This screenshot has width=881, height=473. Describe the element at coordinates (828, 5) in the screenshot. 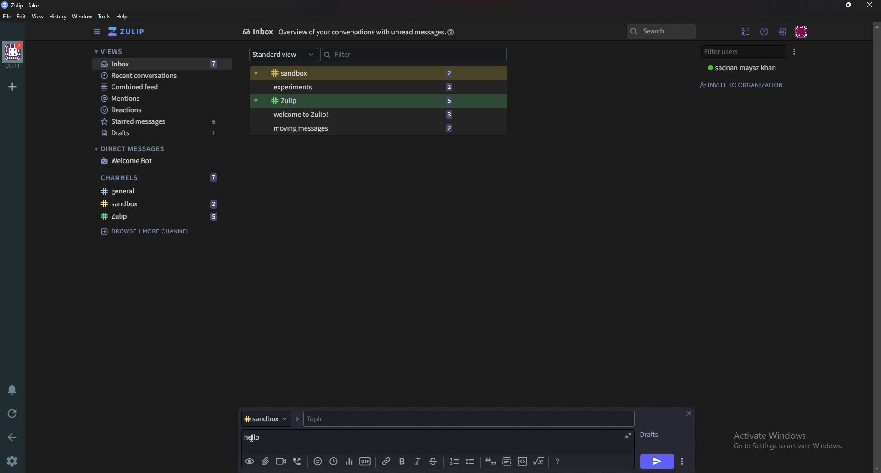

I see `Minimize` at that location.